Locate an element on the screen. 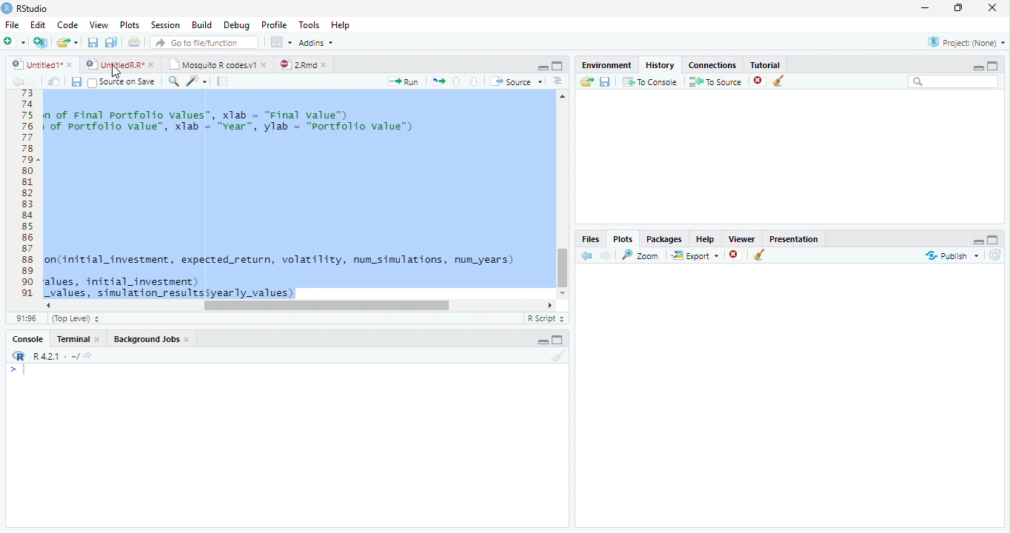  View is located at coordinates (98, 24).